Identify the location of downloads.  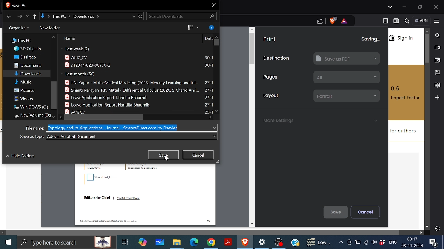
(88, 17).